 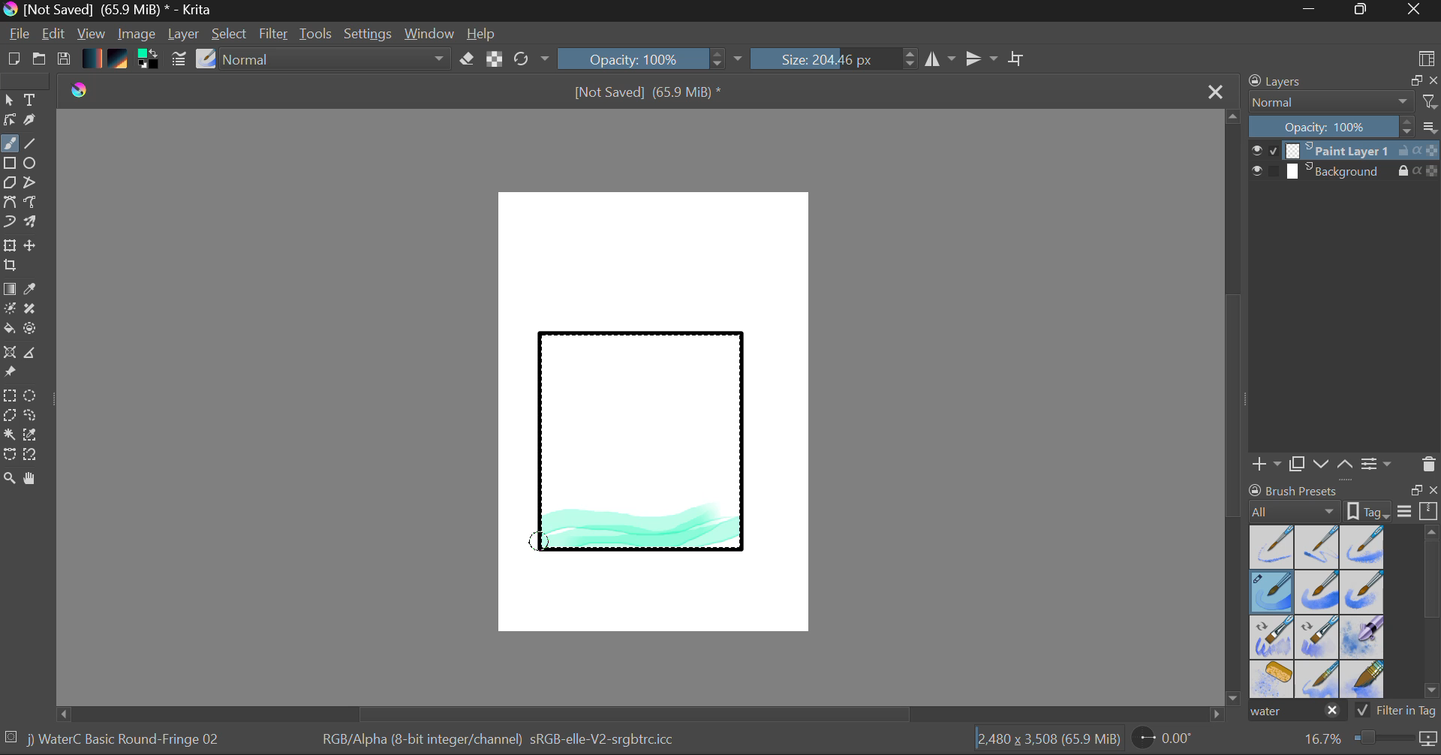 I want to click on Brush Selected, so click(x=126, y=741).